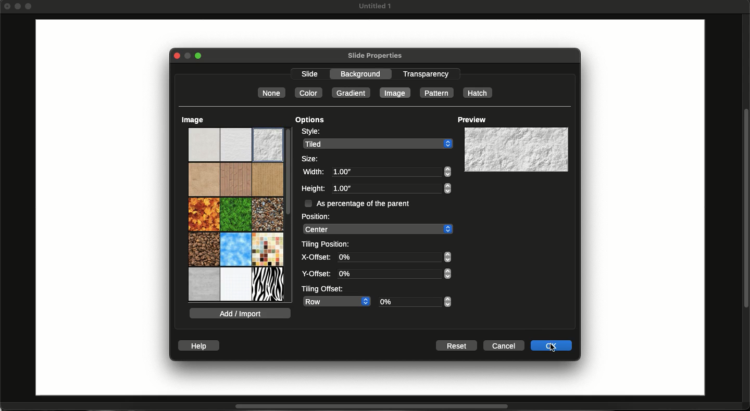  I want to click on 0%, so click(417, 302).